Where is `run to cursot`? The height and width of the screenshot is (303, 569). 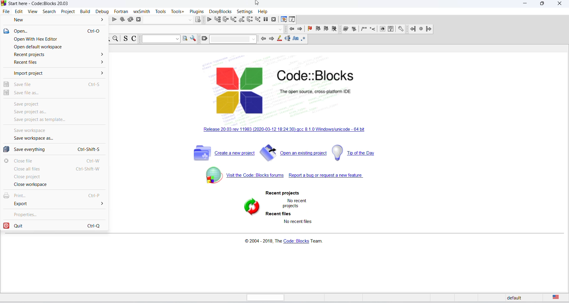 run to cursot is located at coordinates (217, 20).